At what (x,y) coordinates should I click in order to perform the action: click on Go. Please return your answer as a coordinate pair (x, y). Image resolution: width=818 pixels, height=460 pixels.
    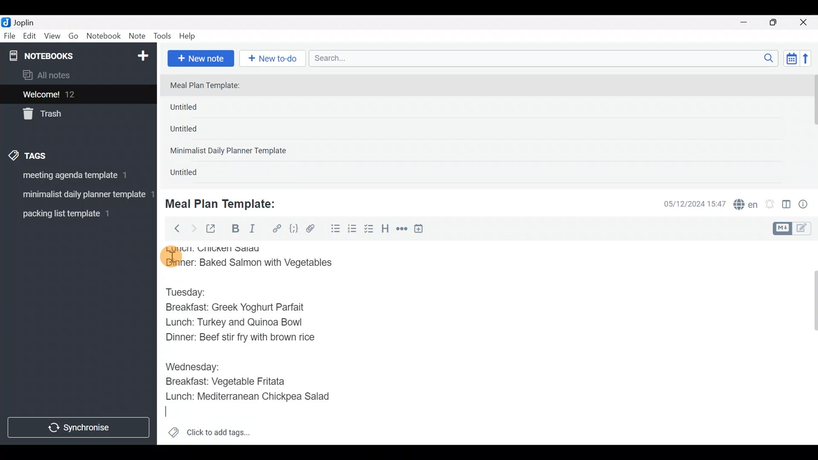
    Looking at the image, I should click on (73, 38).